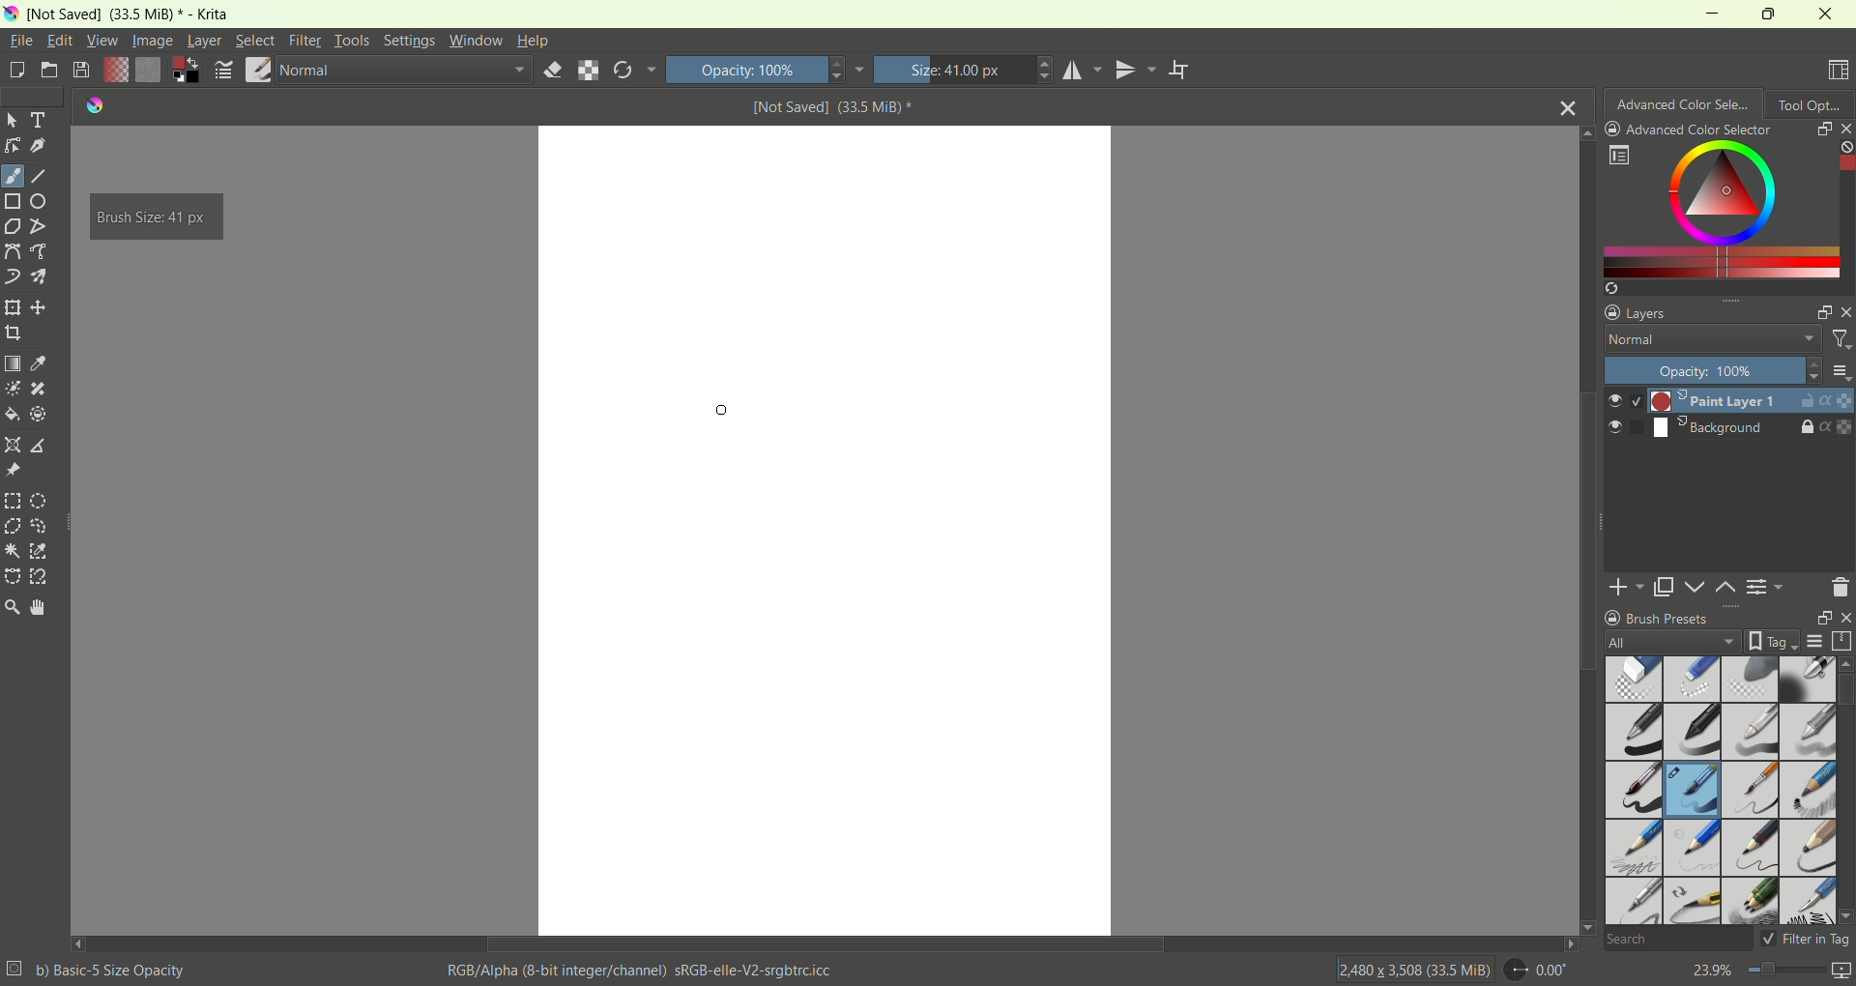 This screenshot has width=1856, height=986. What do you see at coordinates (1840, 587) in the screenshot?
I see `delete` at bounding box center [1840, 587].